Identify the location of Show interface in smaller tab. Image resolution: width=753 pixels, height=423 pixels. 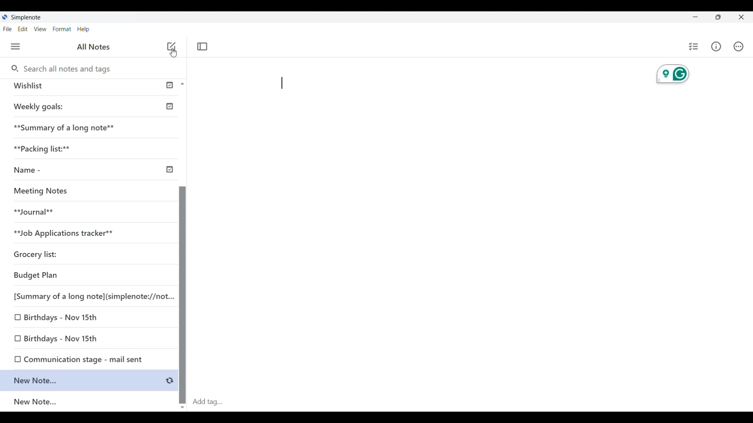
(718, 17).